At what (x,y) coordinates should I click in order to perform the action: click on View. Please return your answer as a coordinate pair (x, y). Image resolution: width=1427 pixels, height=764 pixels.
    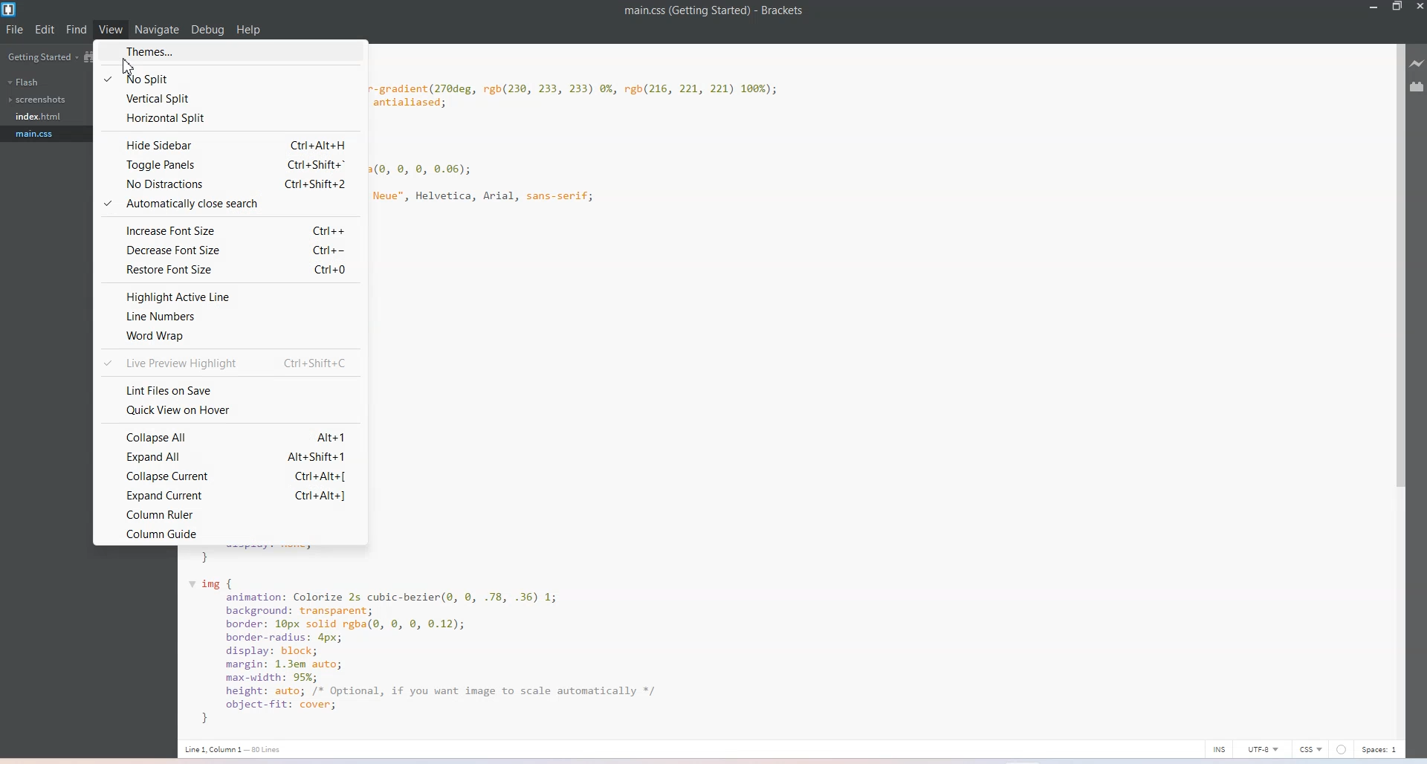
    Looking at the image, I should click on (110, 30).